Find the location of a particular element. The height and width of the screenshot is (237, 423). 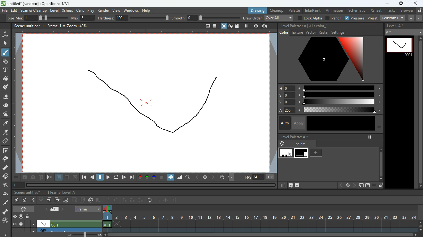

click is located at coordinates (6, 43).